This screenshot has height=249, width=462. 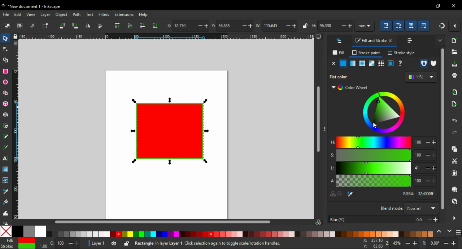 What do you see at coordinates (8, 26) in the screenshot?
I see `select all` at bounding box center [8, 26].